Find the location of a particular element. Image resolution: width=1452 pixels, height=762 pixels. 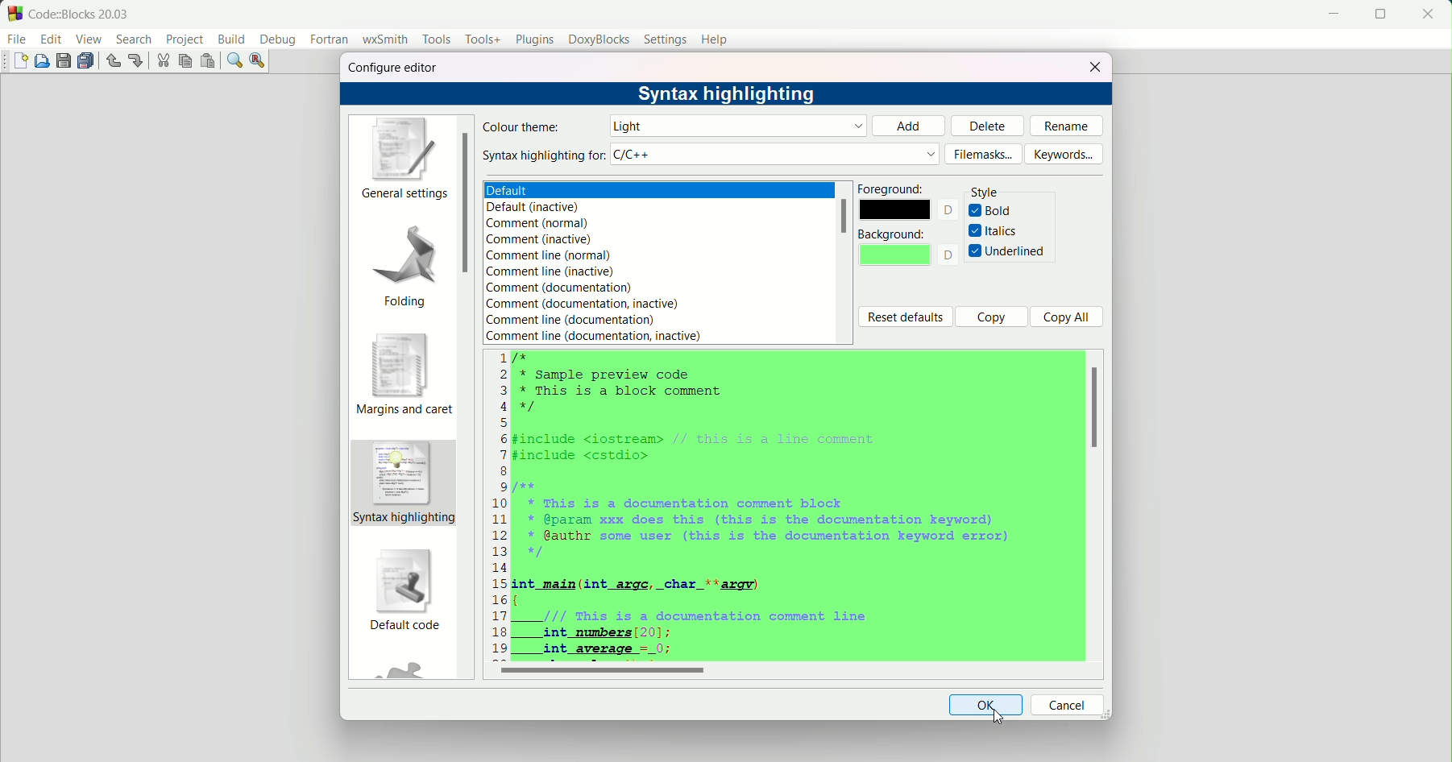

new file is located at coordinates (23, 62).